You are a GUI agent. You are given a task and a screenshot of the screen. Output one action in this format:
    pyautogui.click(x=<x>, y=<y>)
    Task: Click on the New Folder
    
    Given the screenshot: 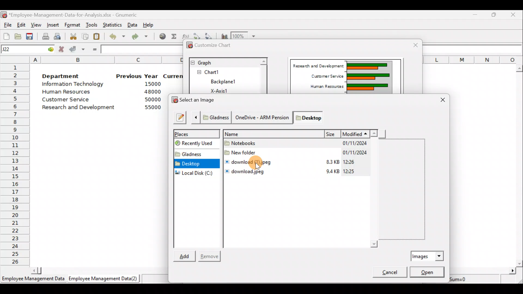 What is the action you would take?
    pyautogui.click(x=241, y=151)
    